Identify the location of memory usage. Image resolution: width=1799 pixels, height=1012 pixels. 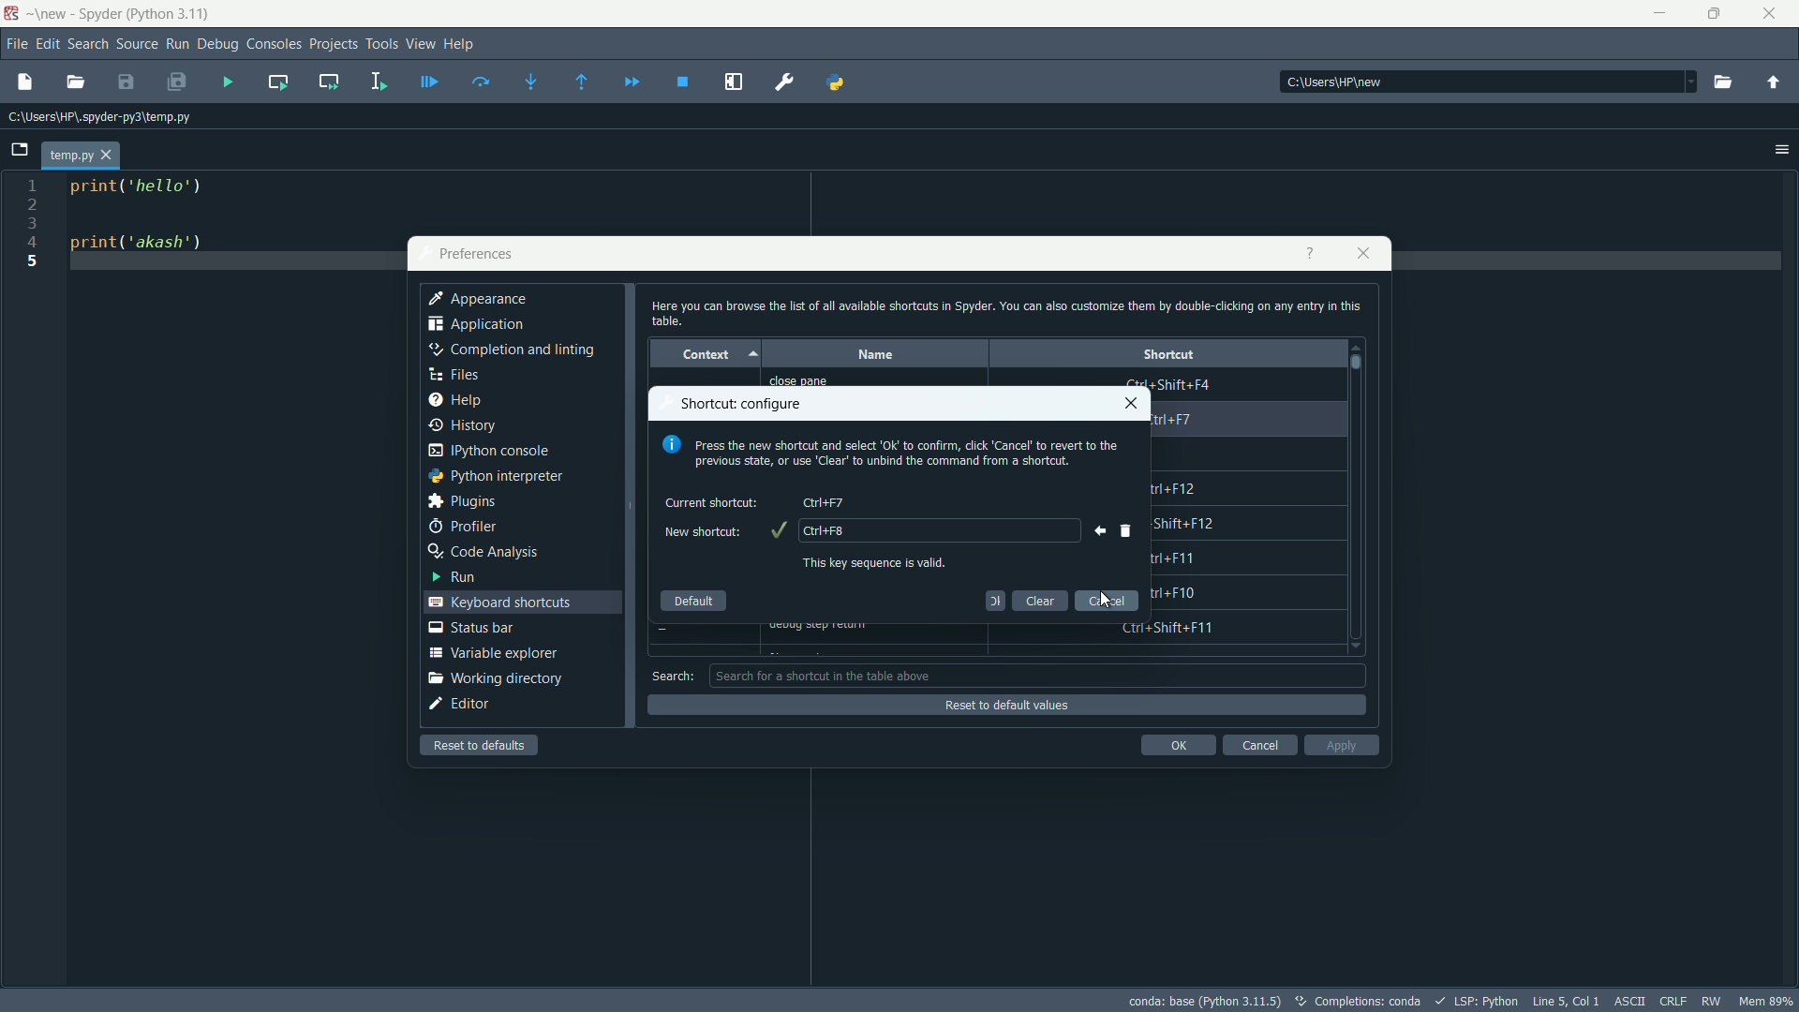
(1769, 1001).